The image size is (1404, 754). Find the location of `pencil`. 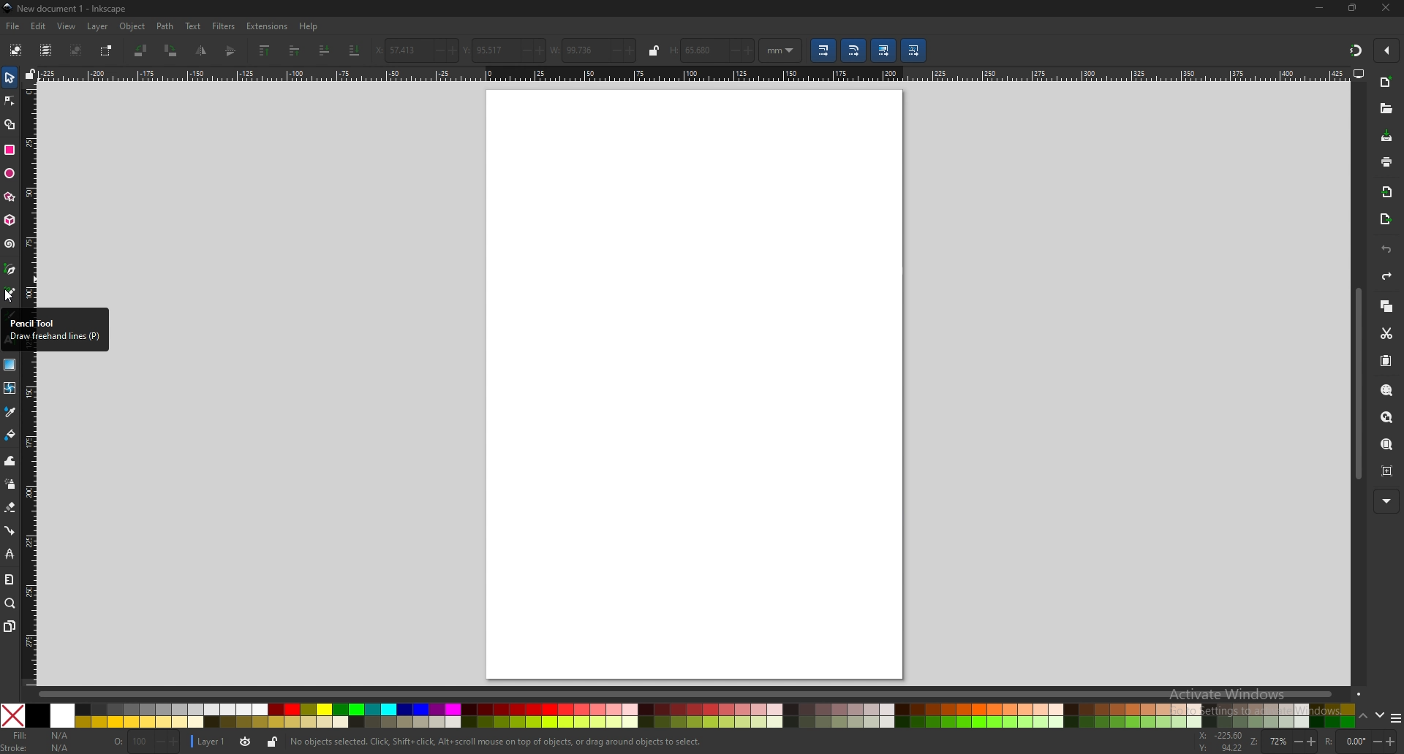

pencil is located at coordinates (10, 294).